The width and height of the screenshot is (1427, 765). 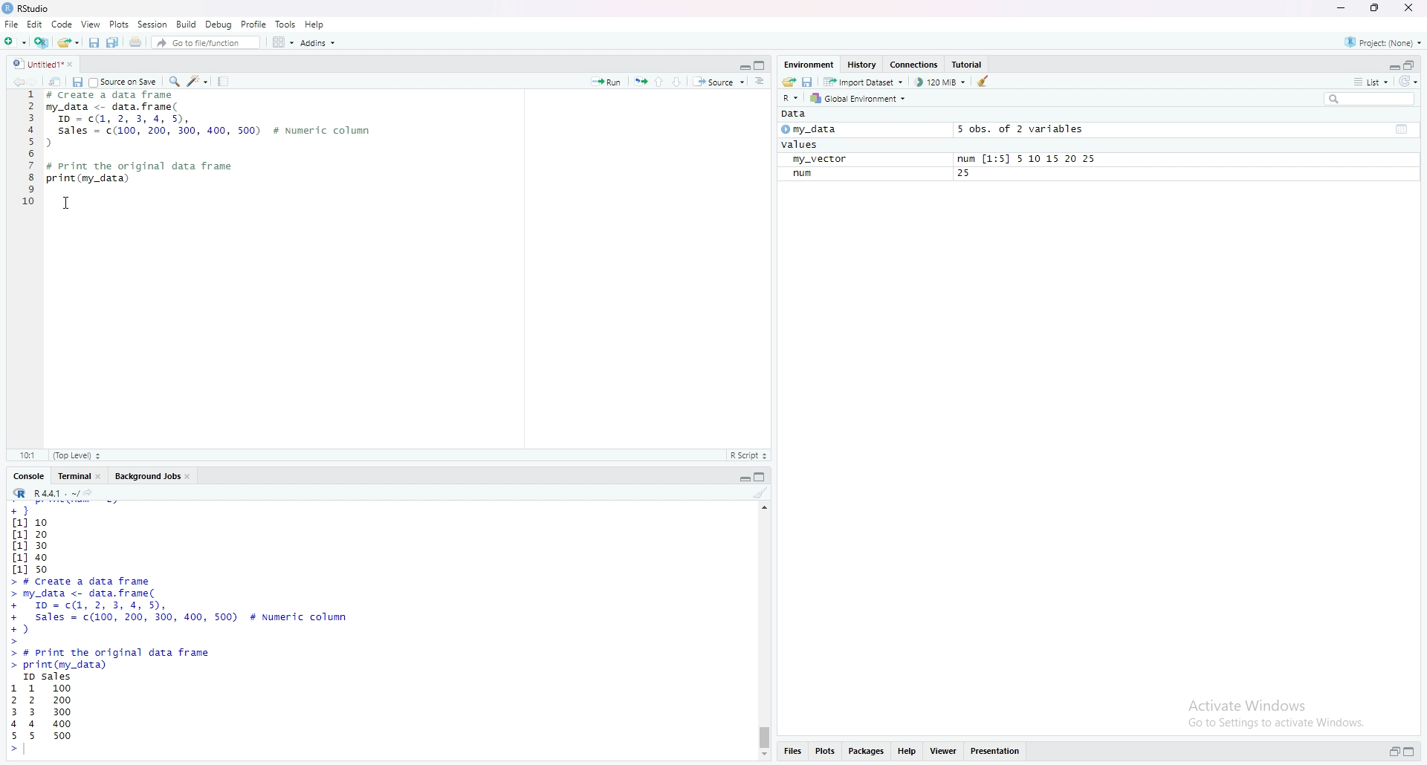 I want to click on Build, so click(x=187, y=24).